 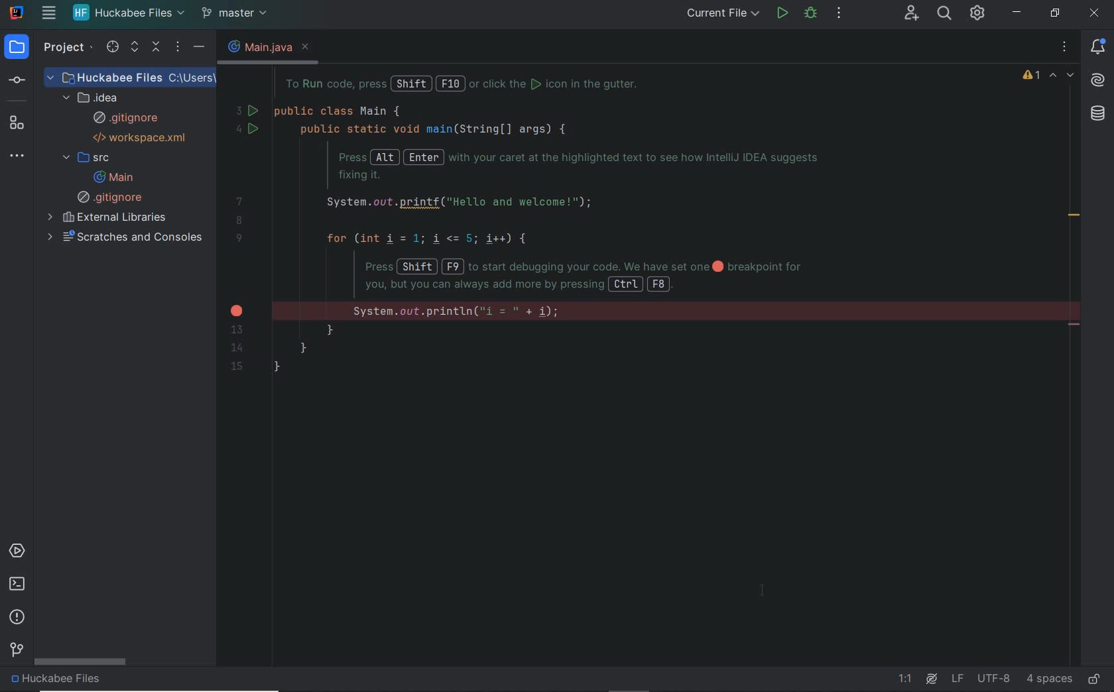 I want to click on minimize, so click(x=1017, y=10).